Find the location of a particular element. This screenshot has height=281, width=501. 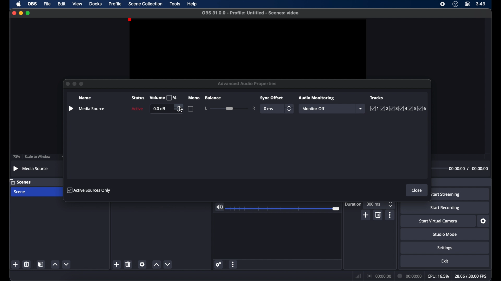

delete is located at coordinates (378, 215).